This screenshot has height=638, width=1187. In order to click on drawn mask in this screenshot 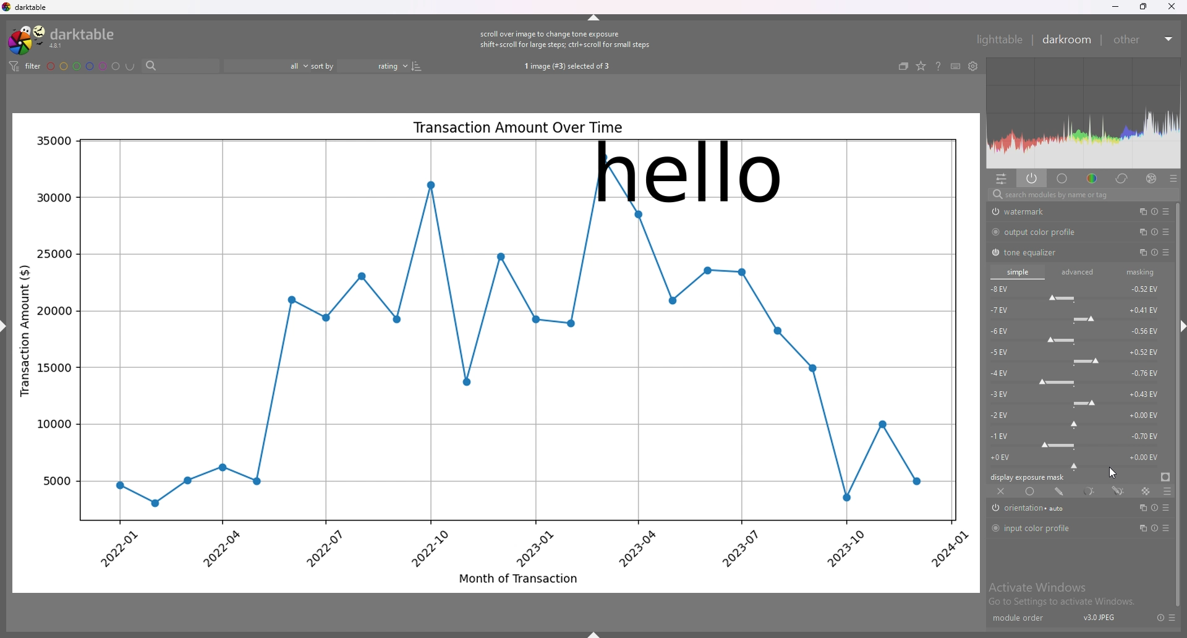, I will do `click(1060, 491)`.